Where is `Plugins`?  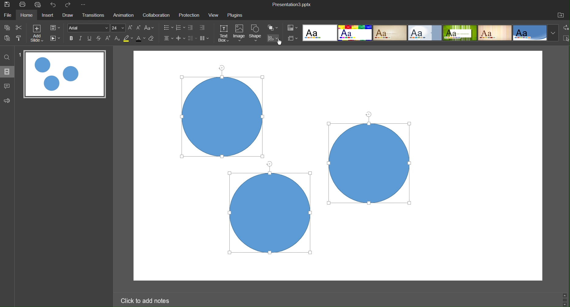 Plugins is located at coordinates (238, 15).